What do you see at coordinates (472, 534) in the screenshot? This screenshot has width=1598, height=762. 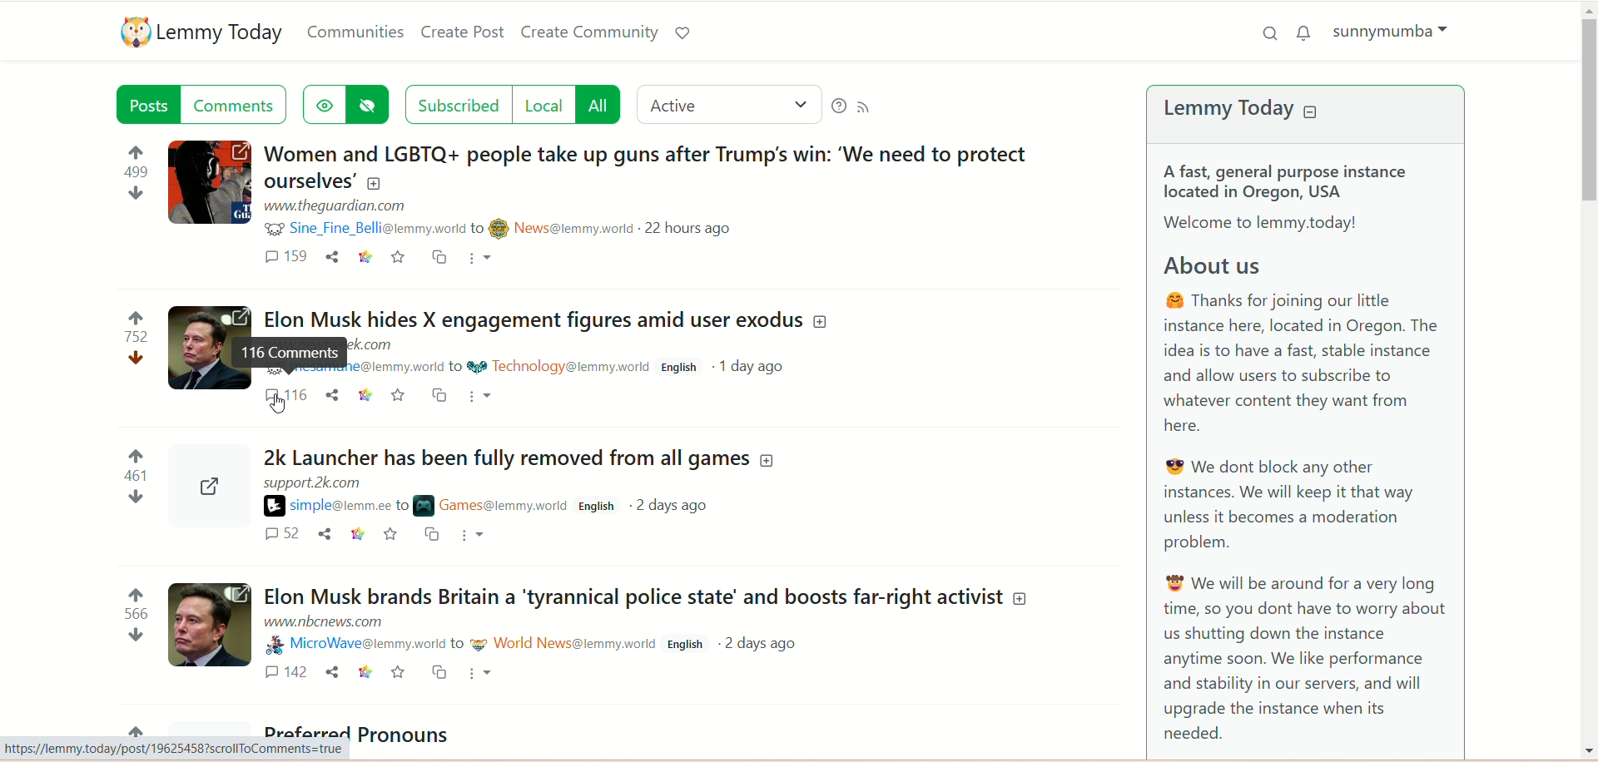 I see `more` at bounding box center [472, 534].